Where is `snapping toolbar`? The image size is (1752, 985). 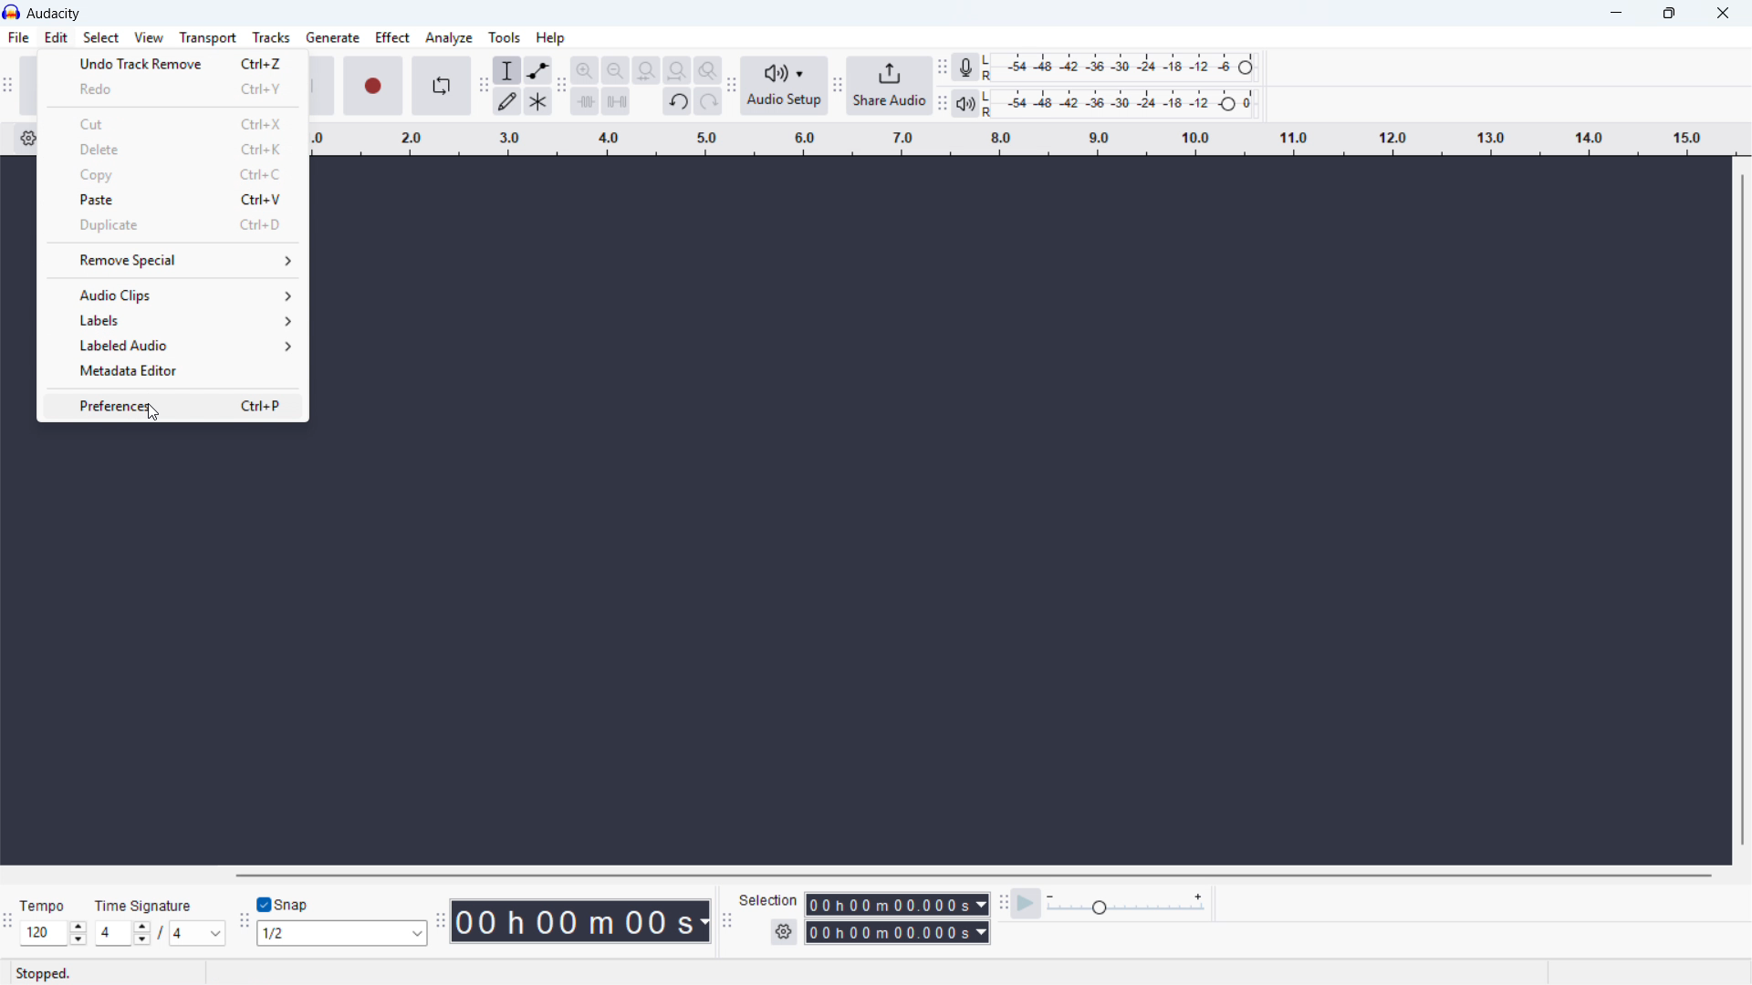 snapping toolbar is located at coordinates (243, 922).